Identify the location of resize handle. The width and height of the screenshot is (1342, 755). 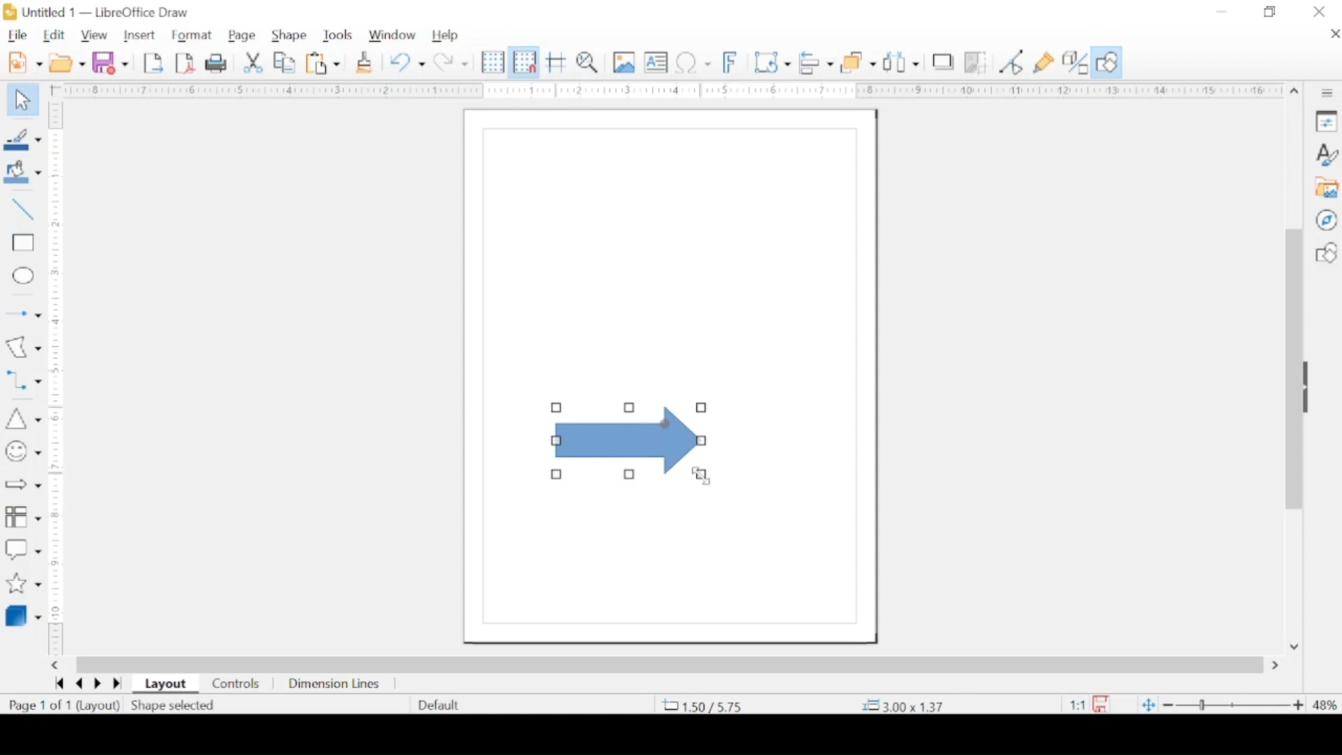
(630, 406).